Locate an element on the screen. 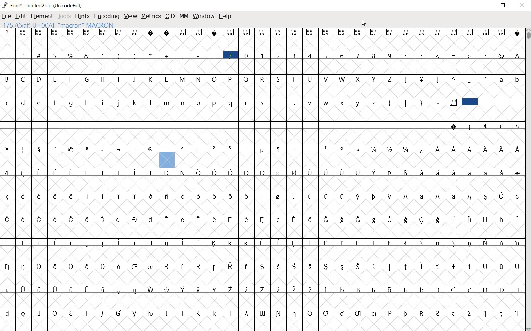 The height and width of the screenshot is (331, 531). S is located at coordinates (279, 79).